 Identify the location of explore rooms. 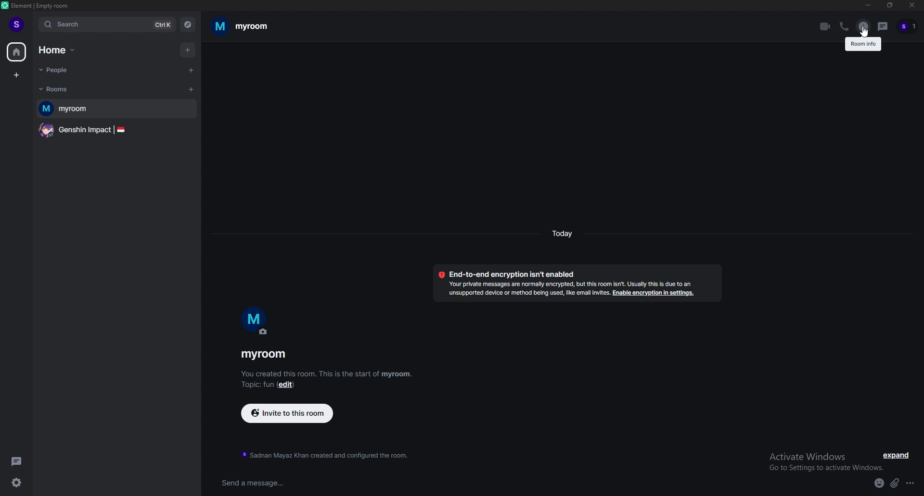
(188, 25).